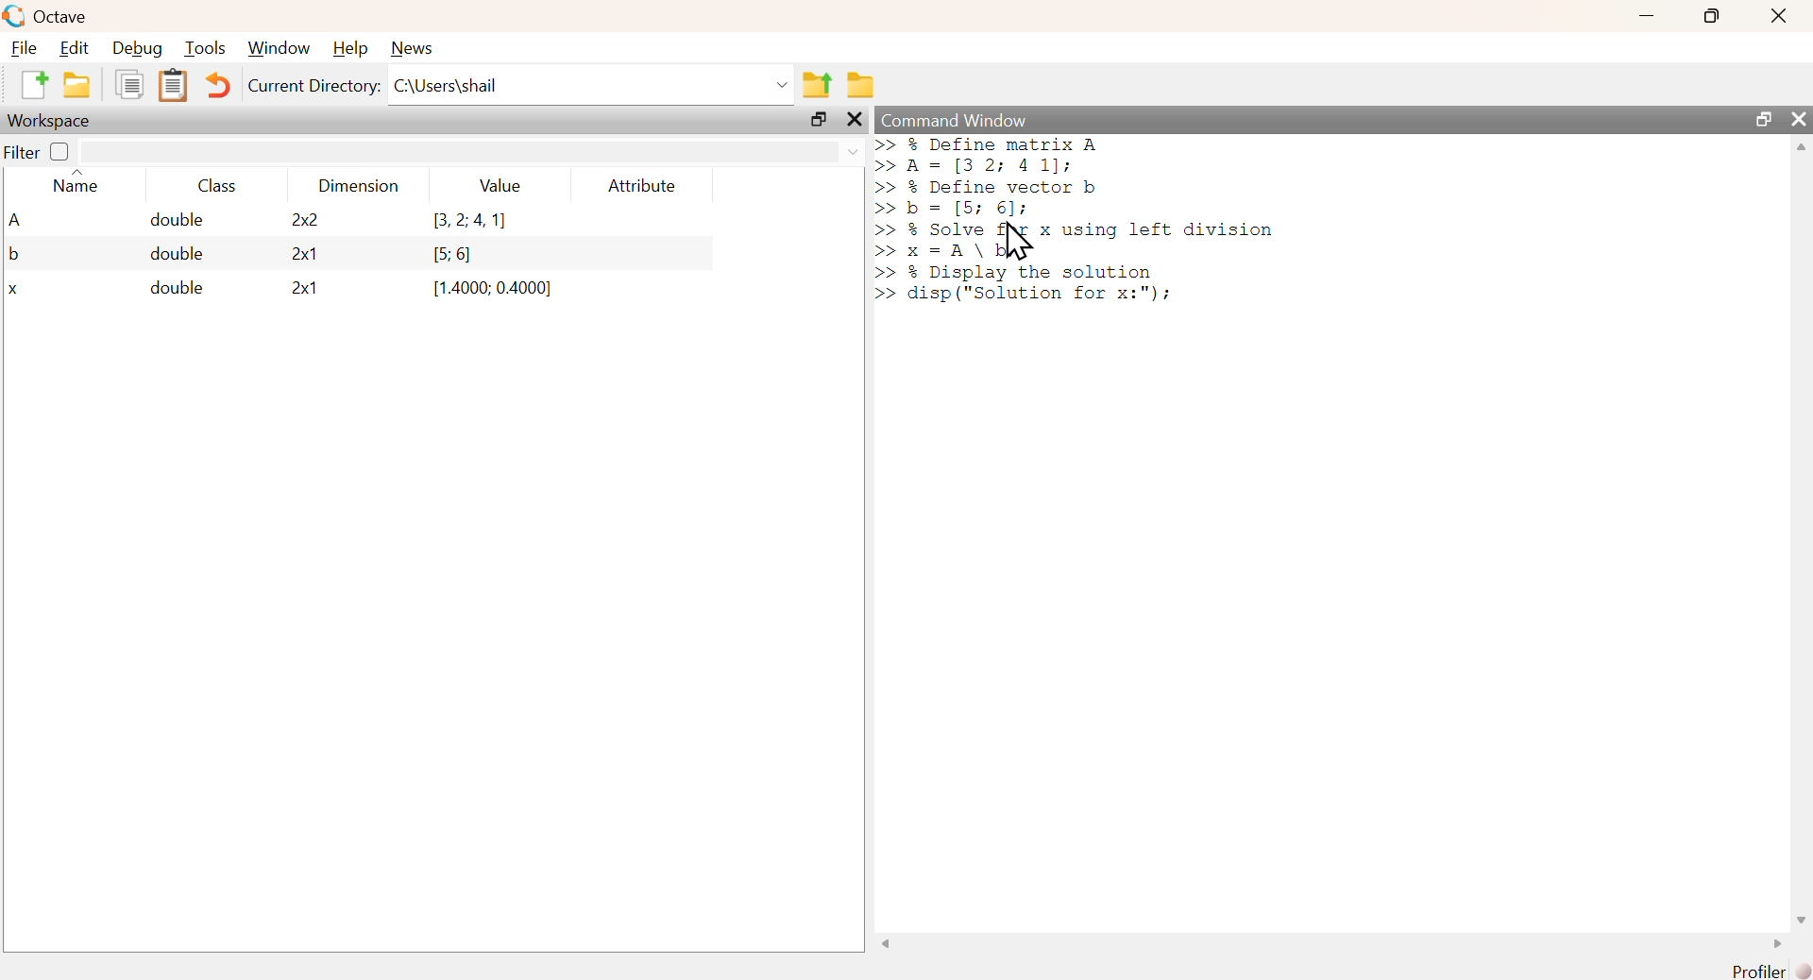  I want to click on x, so click(18, 291).